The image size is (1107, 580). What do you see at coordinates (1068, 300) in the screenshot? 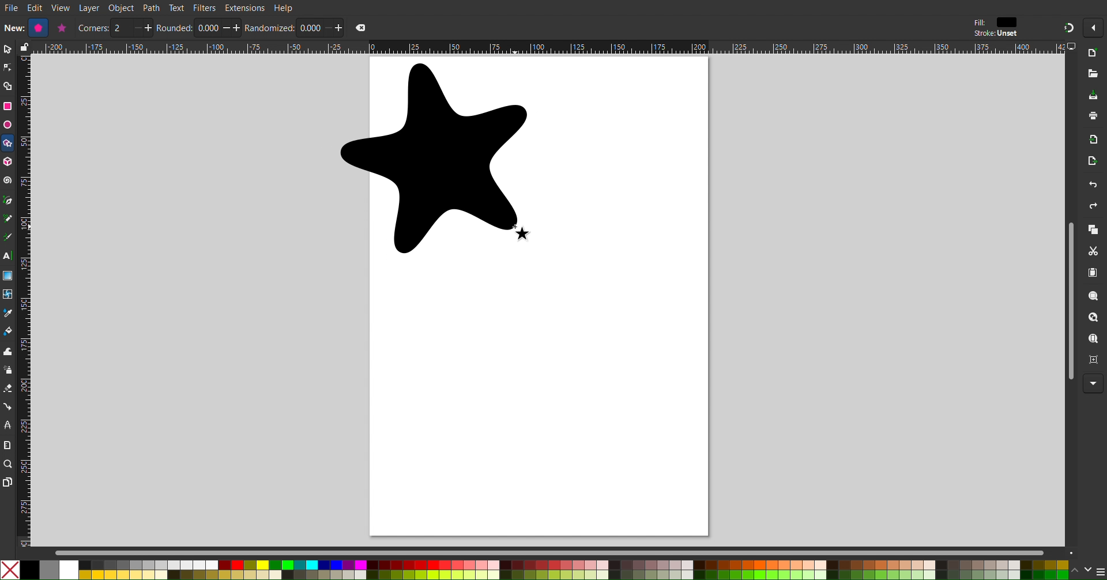
I see `Scrollbar` at bounding box center [1068, 300].